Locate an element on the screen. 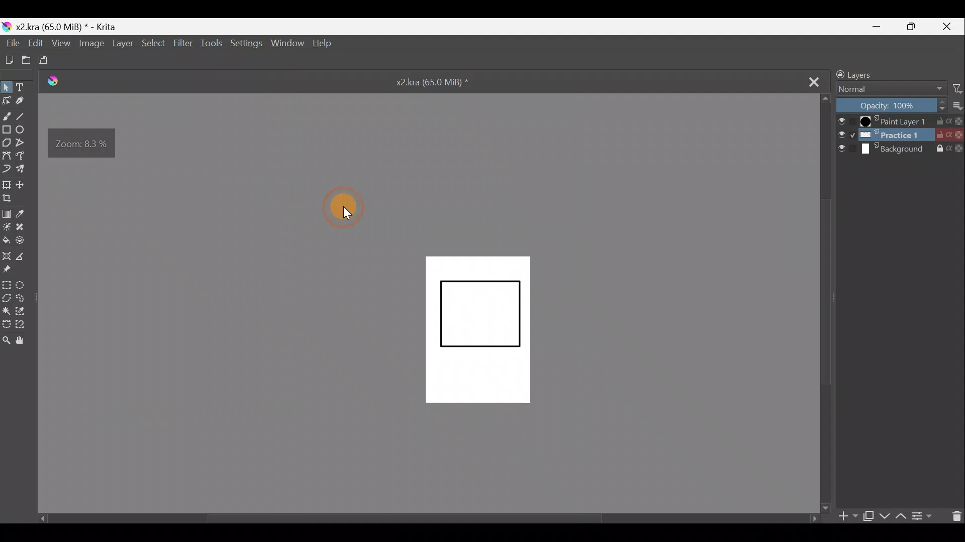 This screenshot has width=965, height=542. Contiguous selection tool is located at coordinates (8, 310).